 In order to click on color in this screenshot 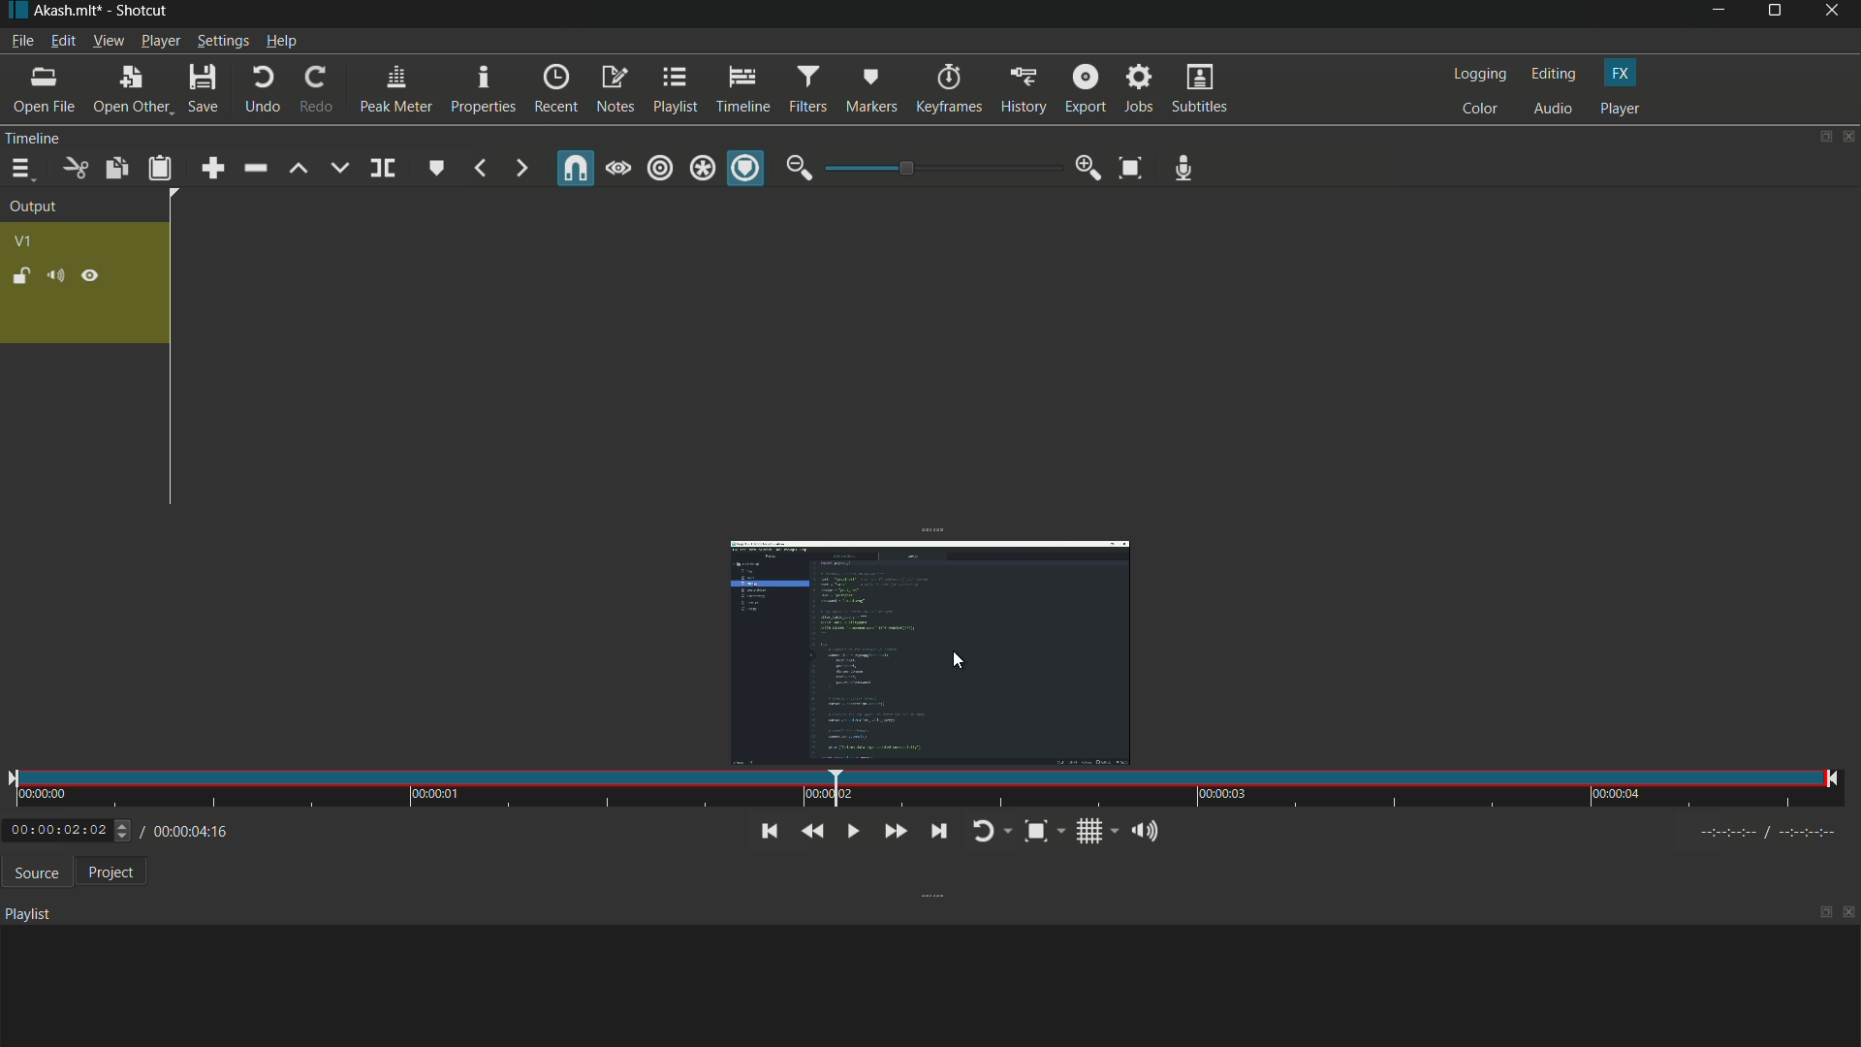, I will do `click(1479, 109)`.